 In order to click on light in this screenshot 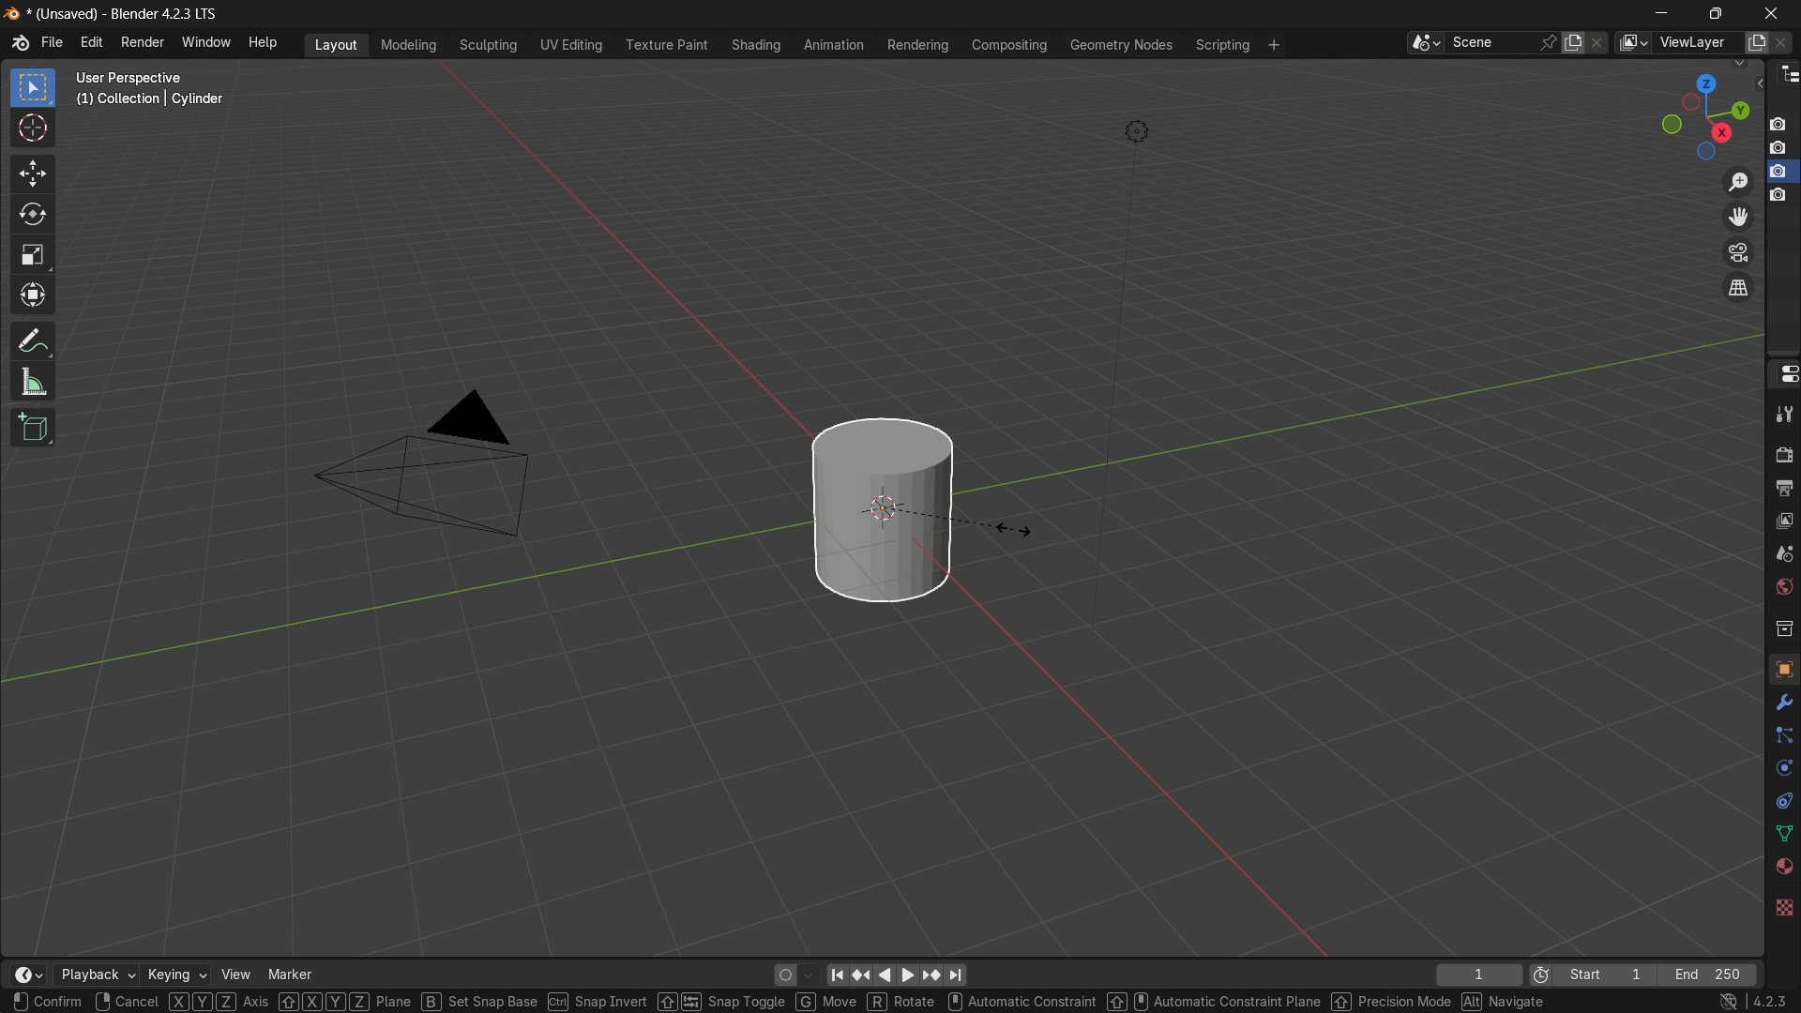, I will do `click(1139, 132)`.